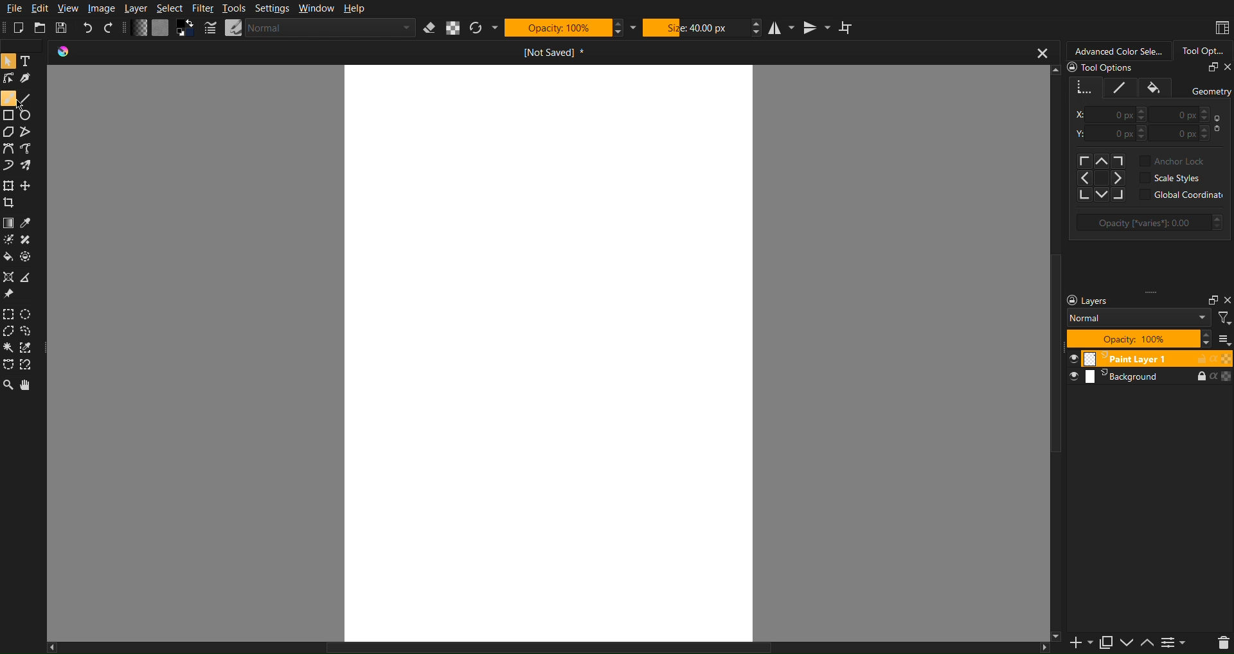  I want to click on Close, so click(1226, 300).